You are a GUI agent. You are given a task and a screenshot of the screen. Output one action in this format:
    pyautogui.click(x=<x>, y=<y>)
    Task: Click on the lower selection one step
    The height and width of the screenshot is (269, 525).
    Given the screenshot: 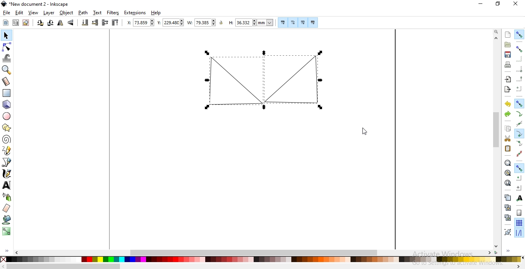 What is the action you would take?
    pyautogui.click(x=95, y=23)
    